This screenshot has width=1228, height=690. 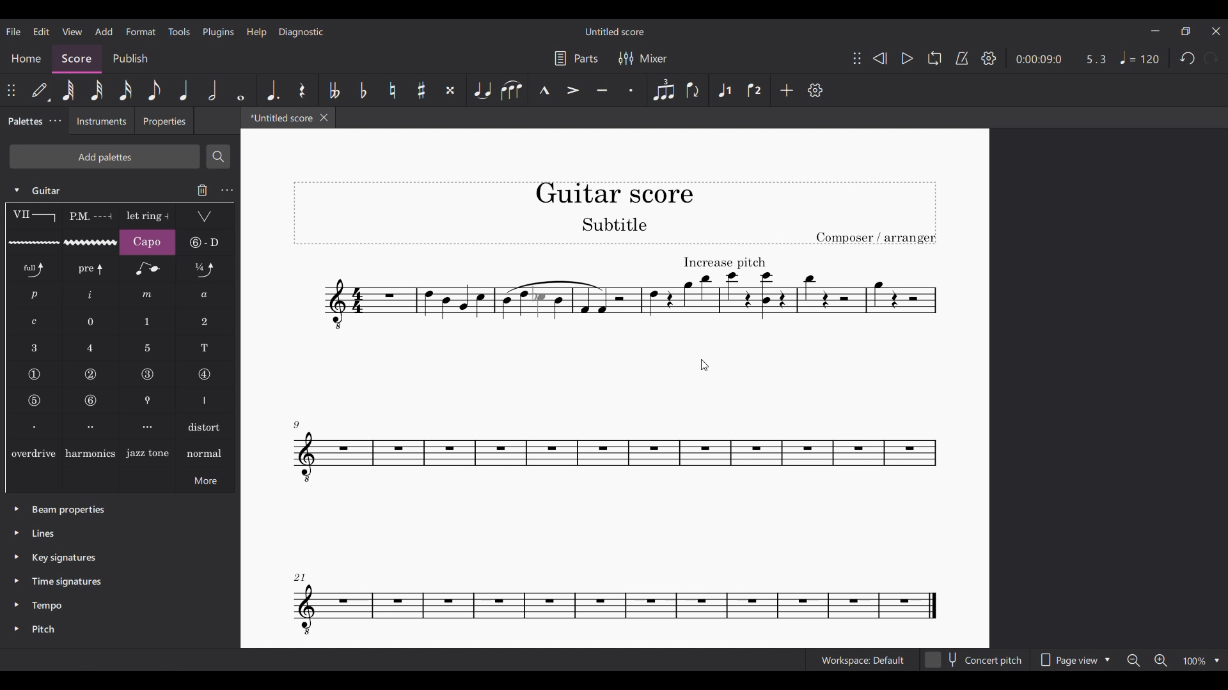 What do you see at coordinates (615, 491) in the screenshot?
I see `Current score` at bounding box center [615, 491].